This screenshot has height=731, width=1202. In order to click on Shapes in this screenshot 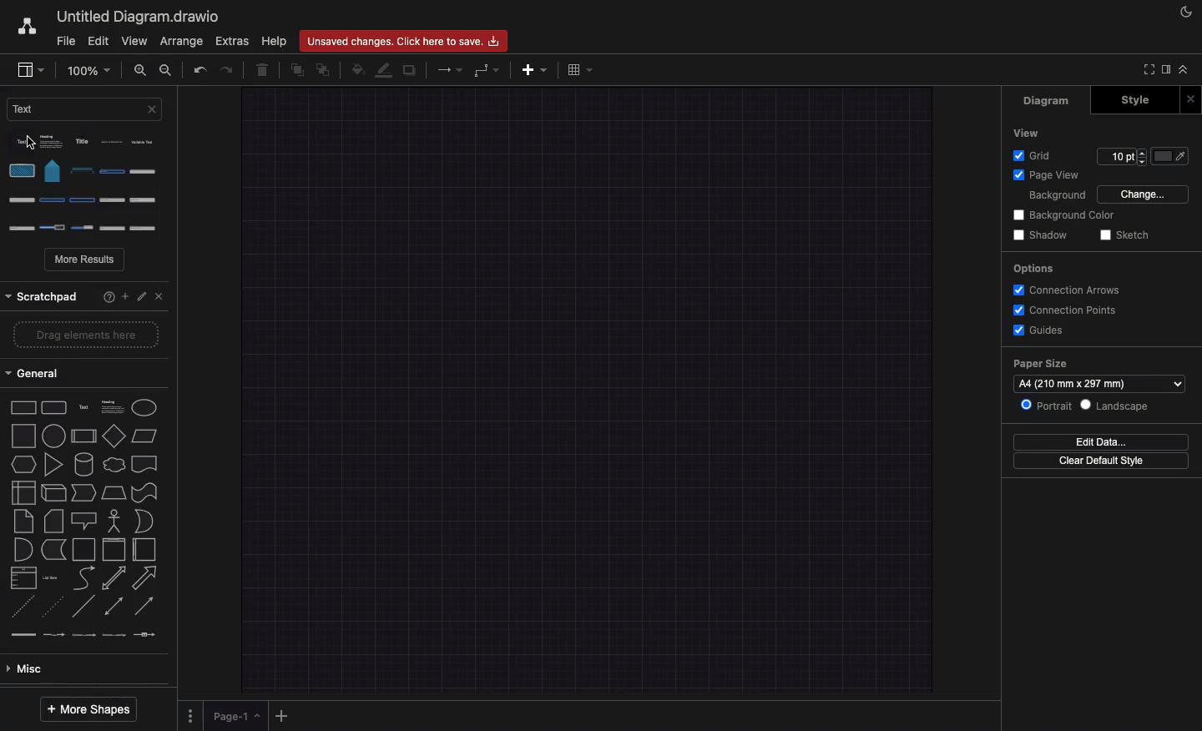, I will do `click(85, 519)`.